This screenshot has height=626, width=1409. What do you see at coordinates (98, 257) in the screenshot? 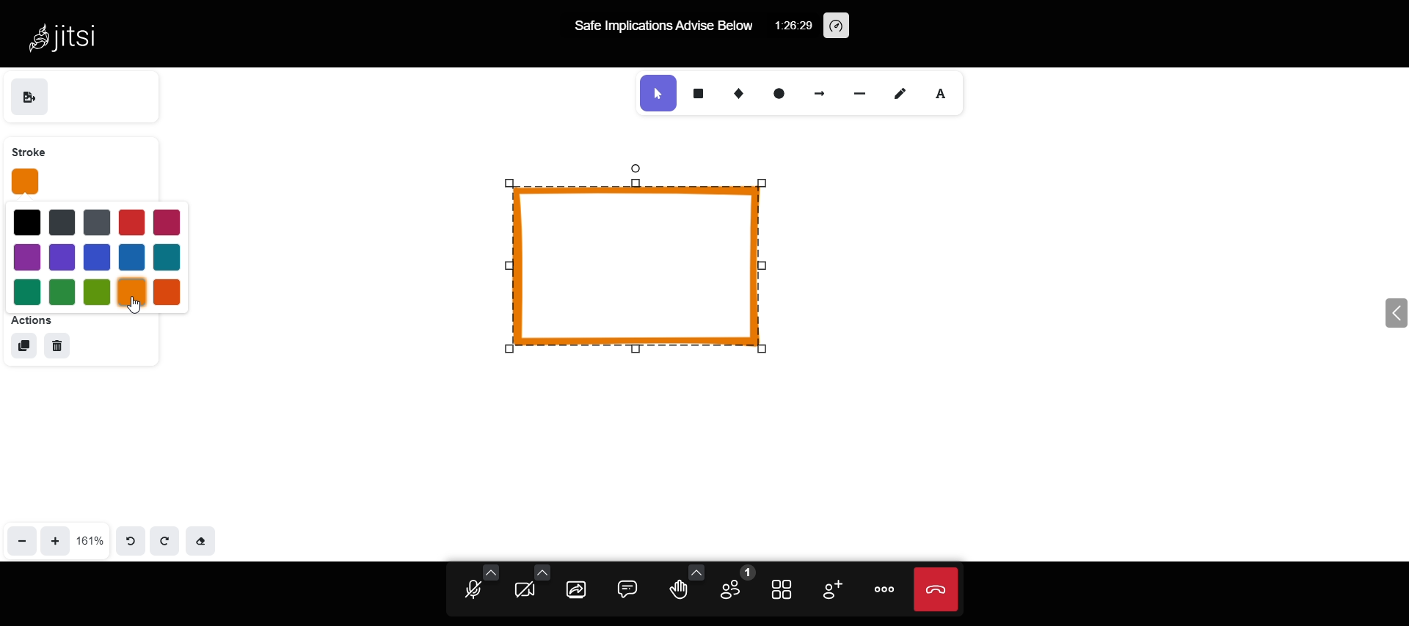
I see `blue 5` at bounding box center [98, 257].